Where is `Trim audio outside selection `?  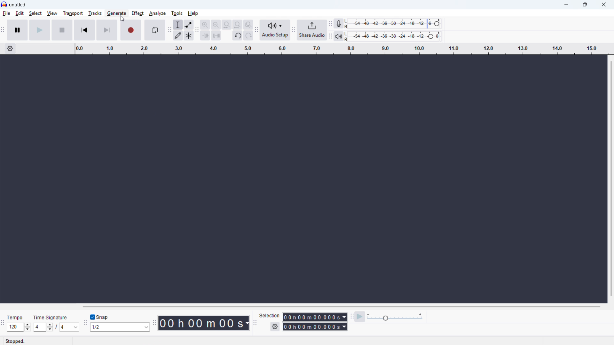 Trim audio outside selection  is located at coordinates (205, 35).